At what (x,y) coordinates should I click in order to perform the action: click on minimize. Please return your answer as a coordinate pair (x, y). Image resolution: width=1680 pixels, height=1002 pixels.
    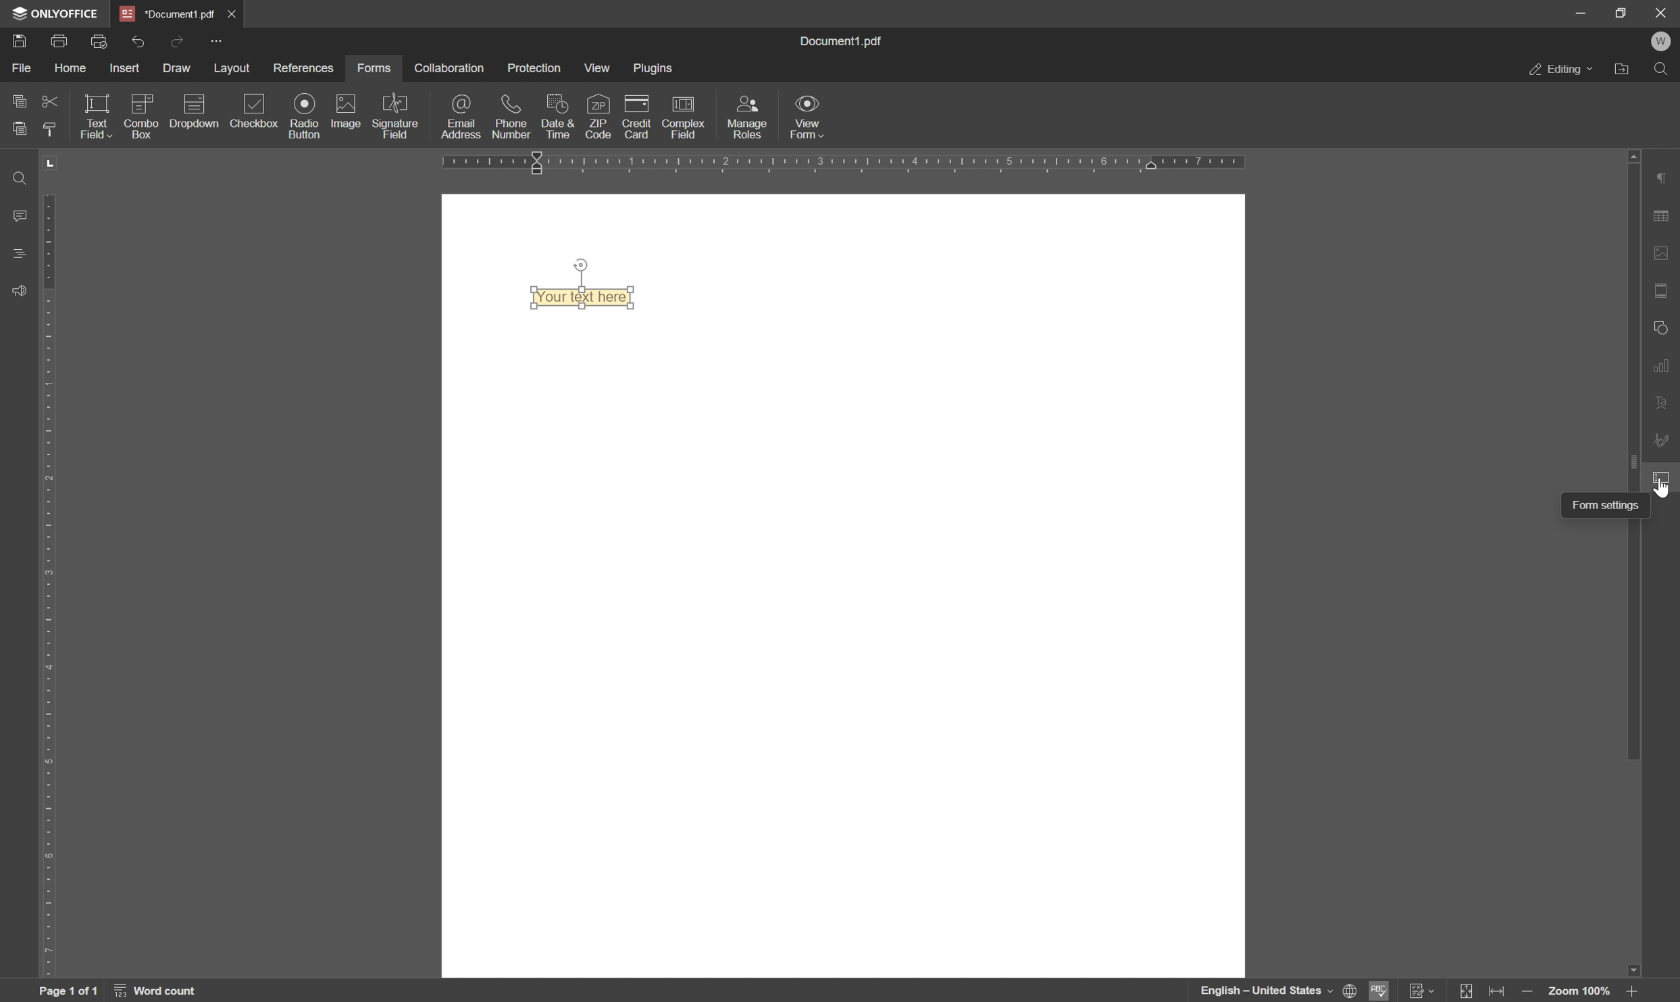
    Looking at the image, I should click on (1581, 13).